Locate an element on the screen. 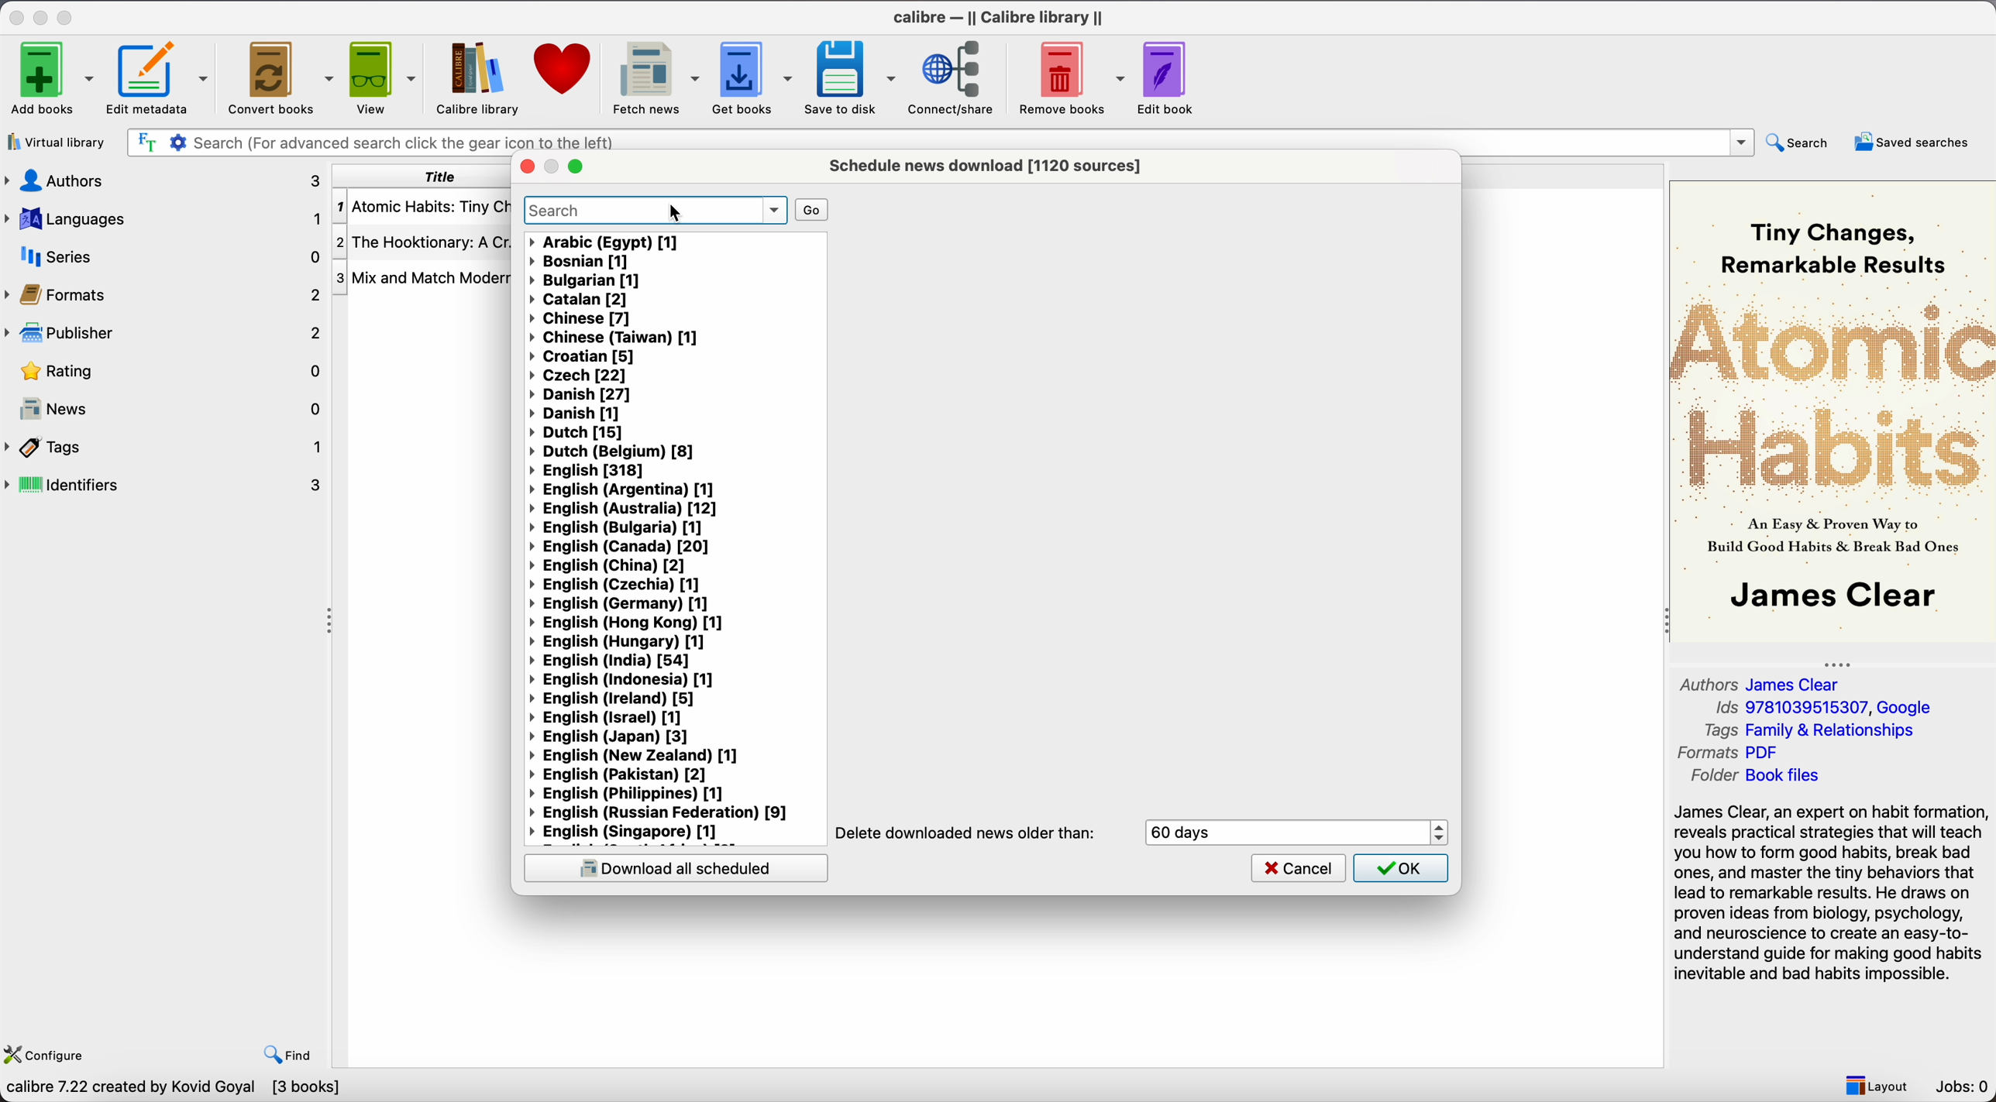 The image size is (1996, 1102). Catalan [2] is located at coordinates (581, 299).